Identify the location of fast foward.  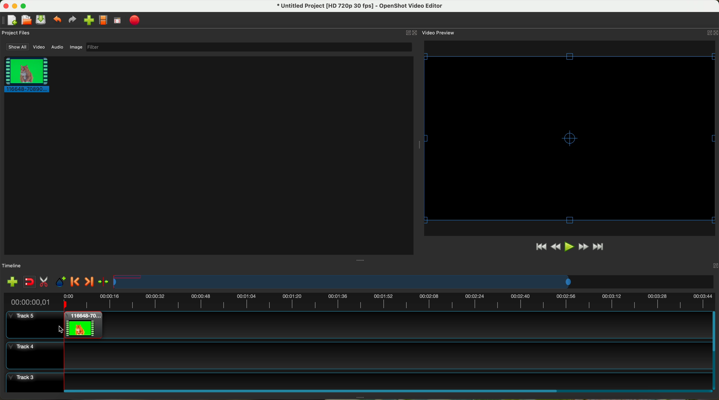
(583, 247).